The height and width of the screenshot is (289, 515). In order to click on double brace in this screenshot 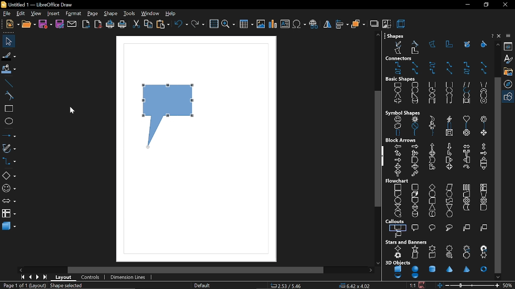, I will do `click(398, 133)`.